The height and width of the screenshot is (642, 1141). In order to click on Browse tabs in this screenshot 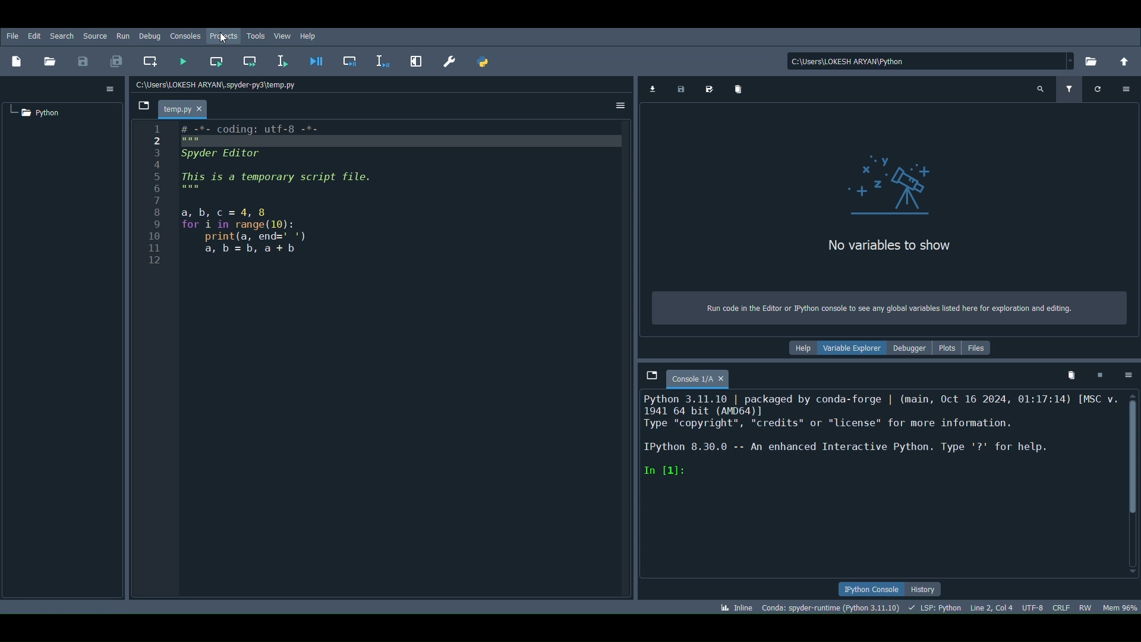, I will do `click(652, 374)`.